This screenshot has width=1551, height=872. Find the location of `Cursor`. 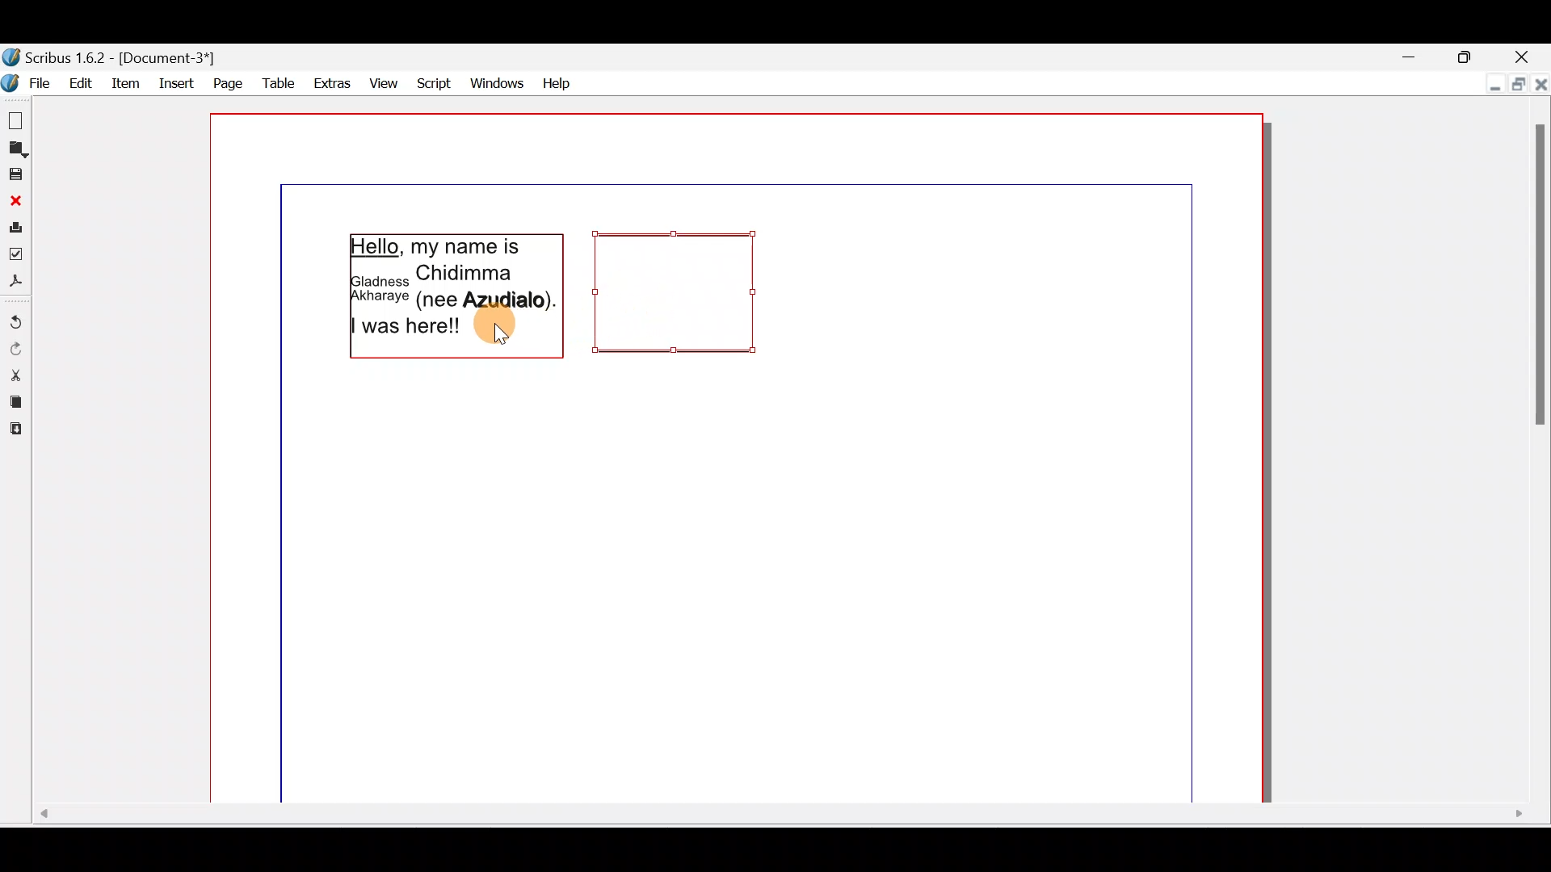

Cursor is located at coordinates (502, 327).